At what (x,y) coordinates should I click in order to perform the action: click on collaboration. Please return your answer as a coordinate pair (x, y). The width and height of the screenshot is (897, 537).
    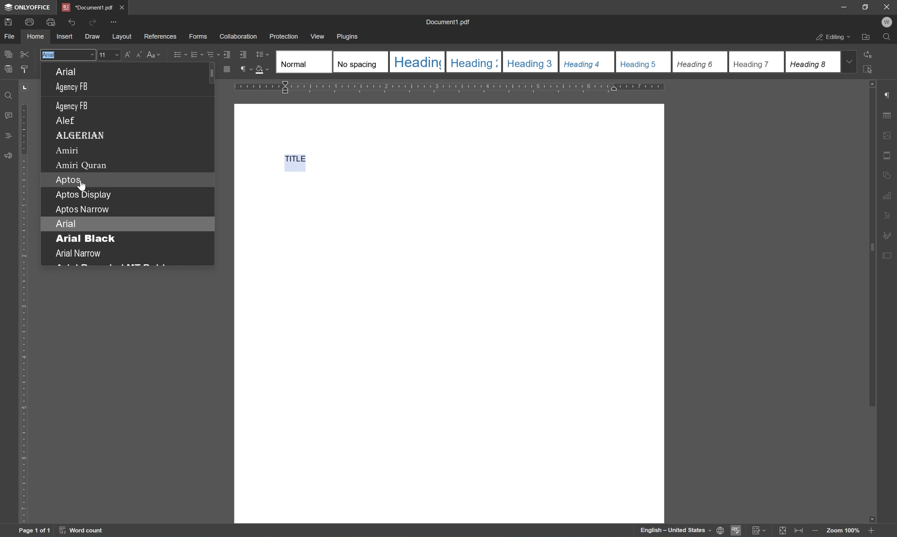
    Looking at the image, I should click on (241, 37).